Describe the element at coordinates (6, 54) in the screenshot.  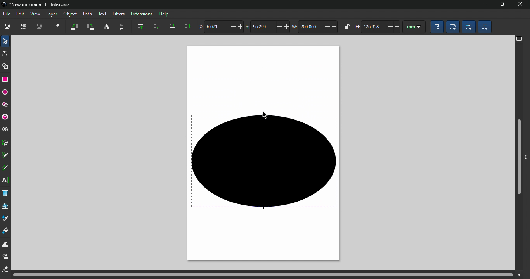
I see `Node tool` at that location.